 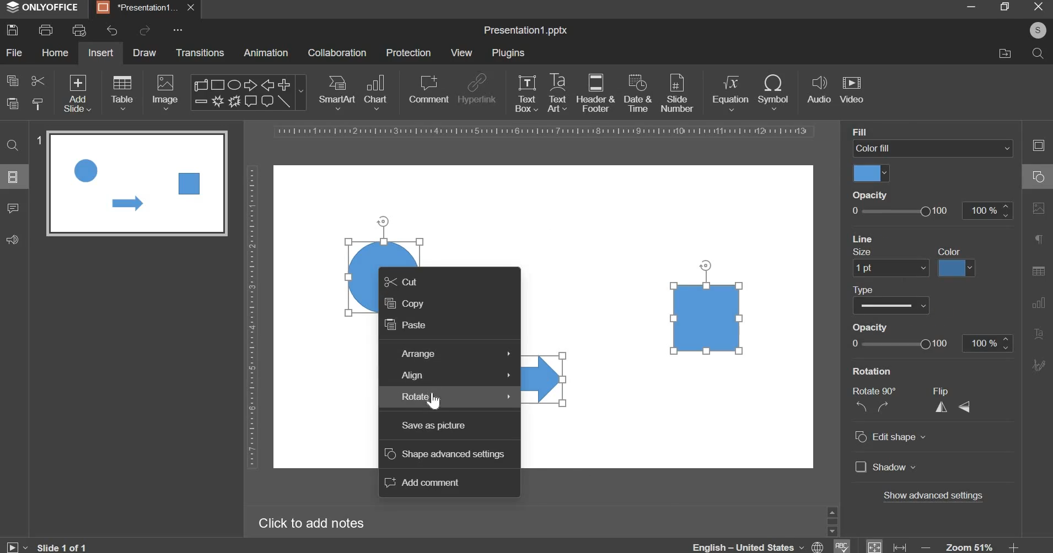 I want to click on paste, so click(x=13, y=104).